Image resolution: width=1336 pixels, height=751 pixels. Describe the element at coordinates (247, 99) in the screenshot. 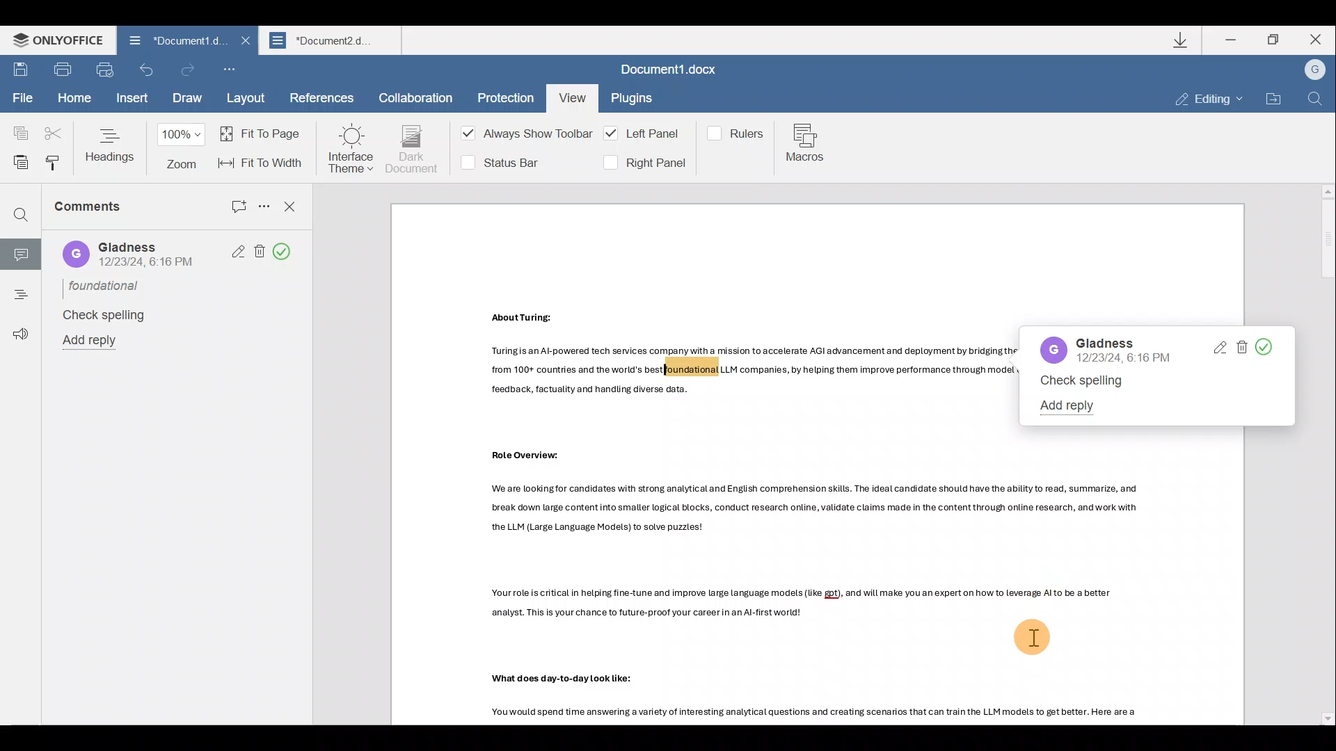

I see `Layout` at that location.